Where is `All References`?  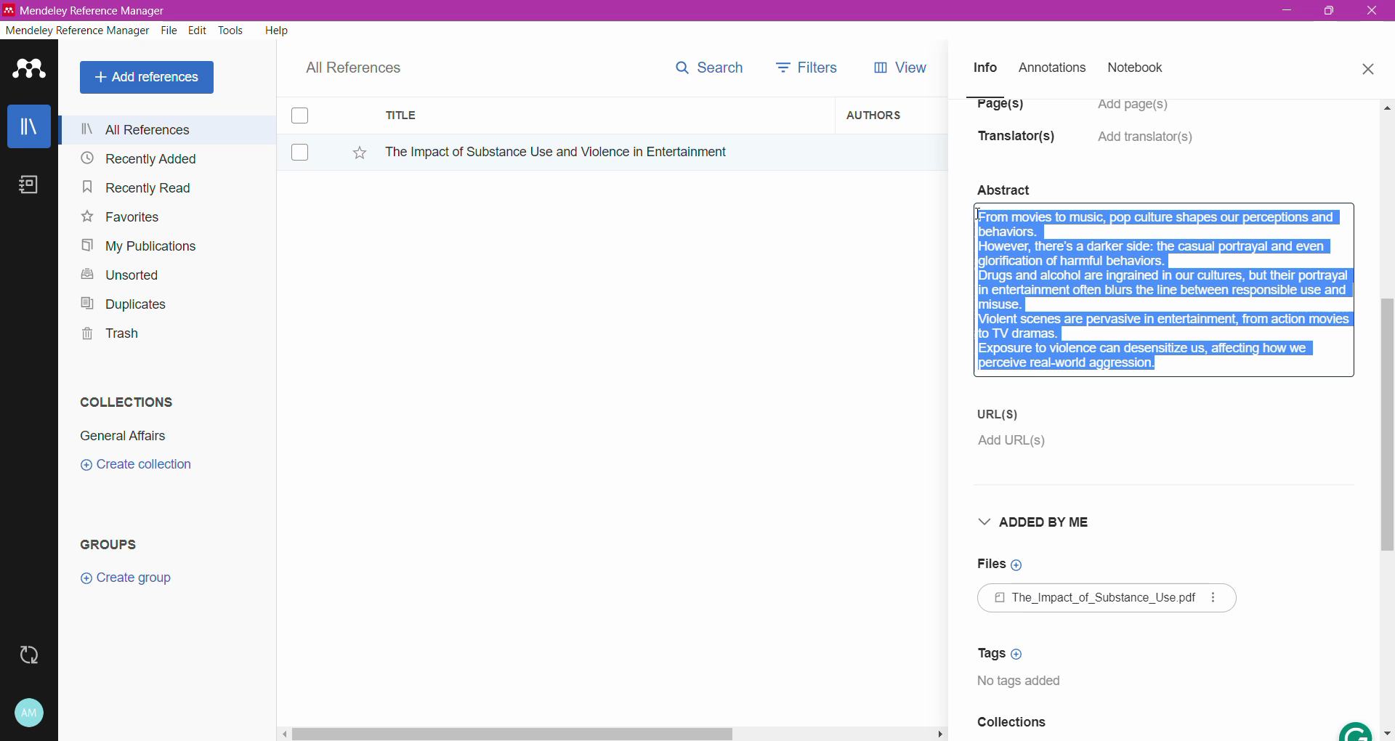
All References is located at coordinates (166, 129).